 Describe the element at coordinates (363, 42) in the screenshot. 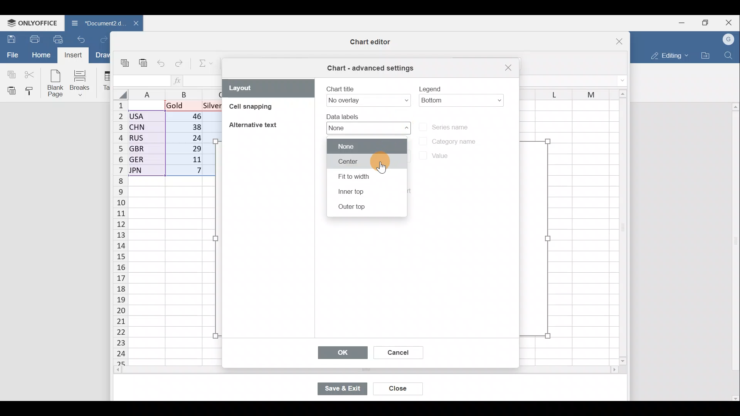

I see `Chart editor` at that location.